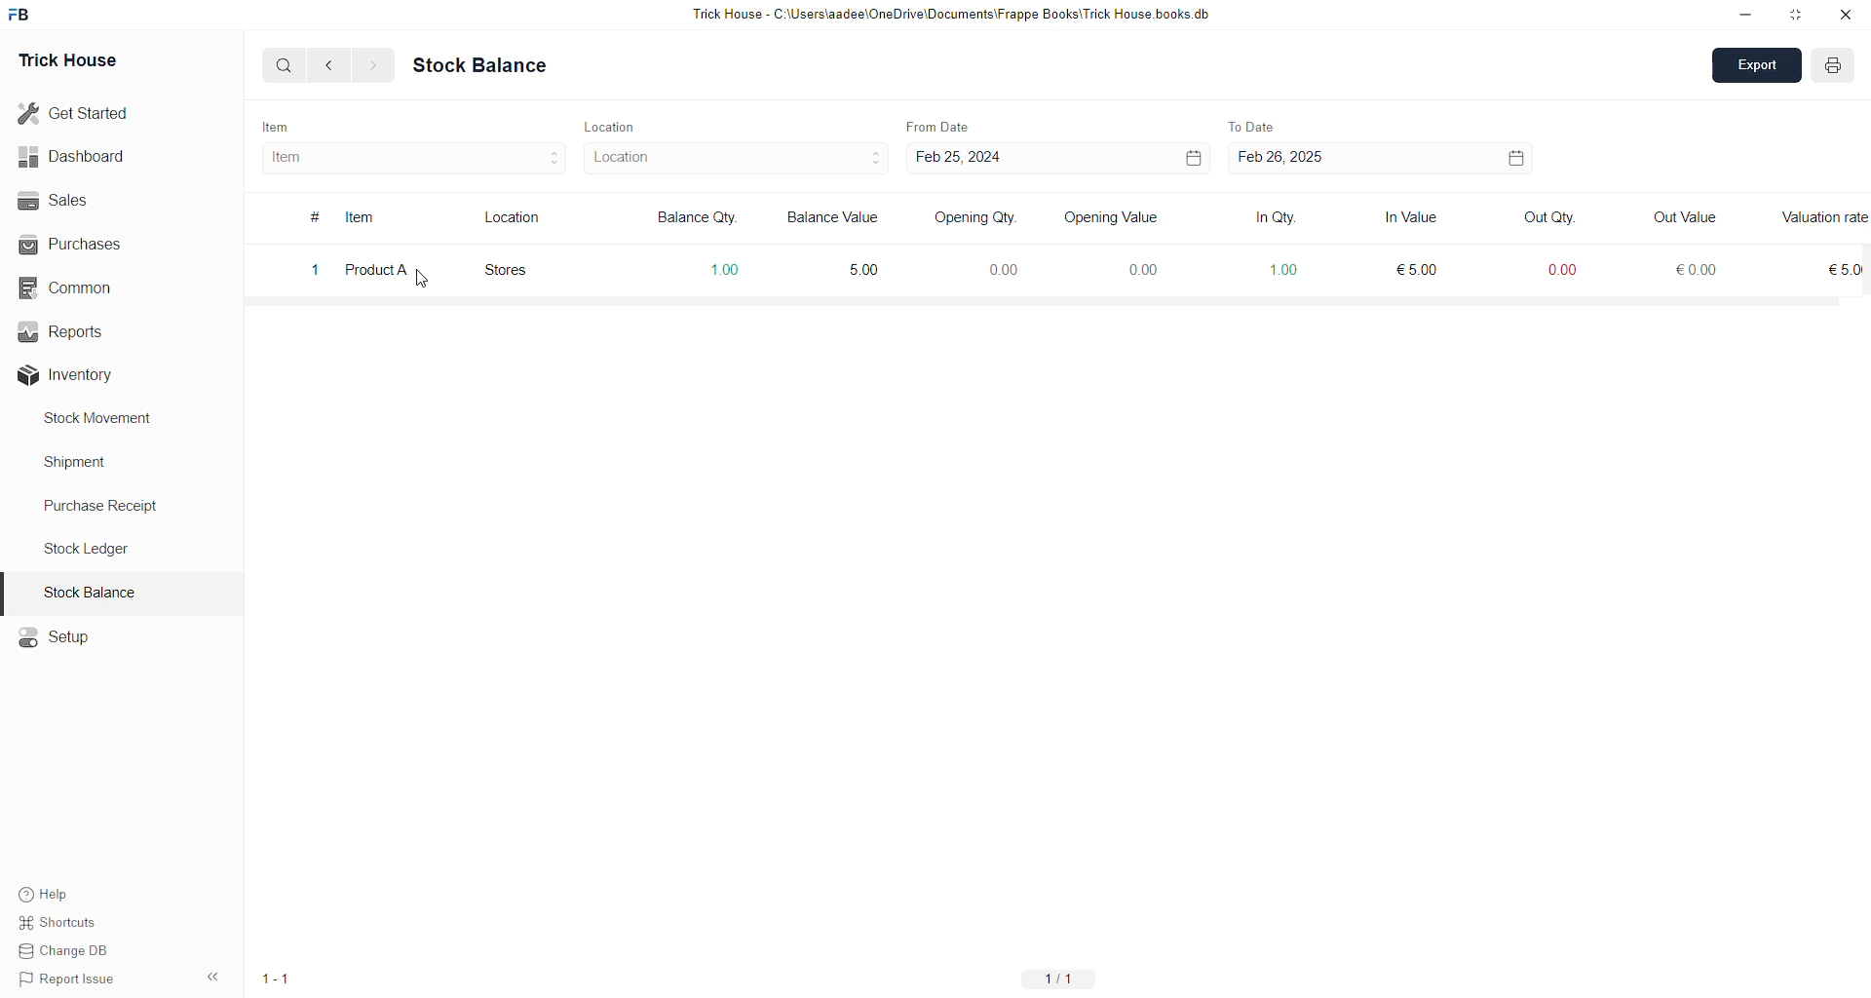 The image size is (1871, 998). I want to click on 0 EUR, so click(1688, 268).